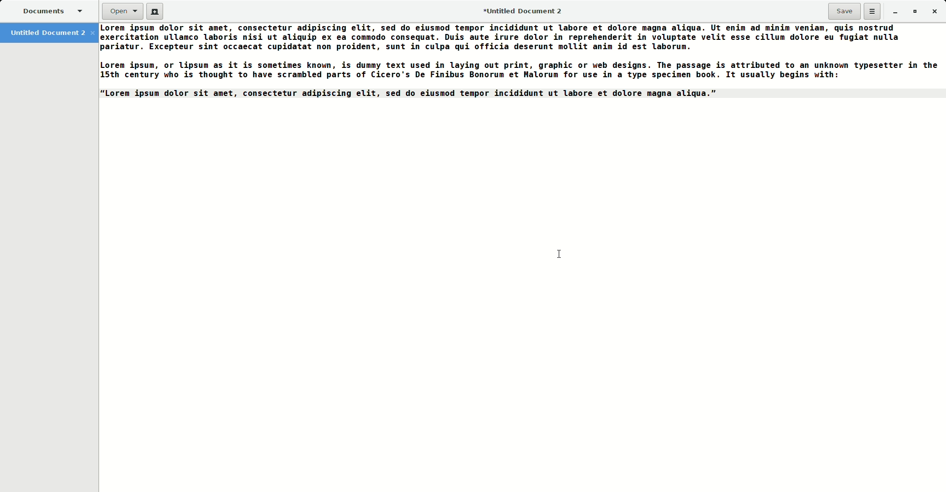 This screenshot has width=946, height=492. I want to click on Options, so click(870, 11).